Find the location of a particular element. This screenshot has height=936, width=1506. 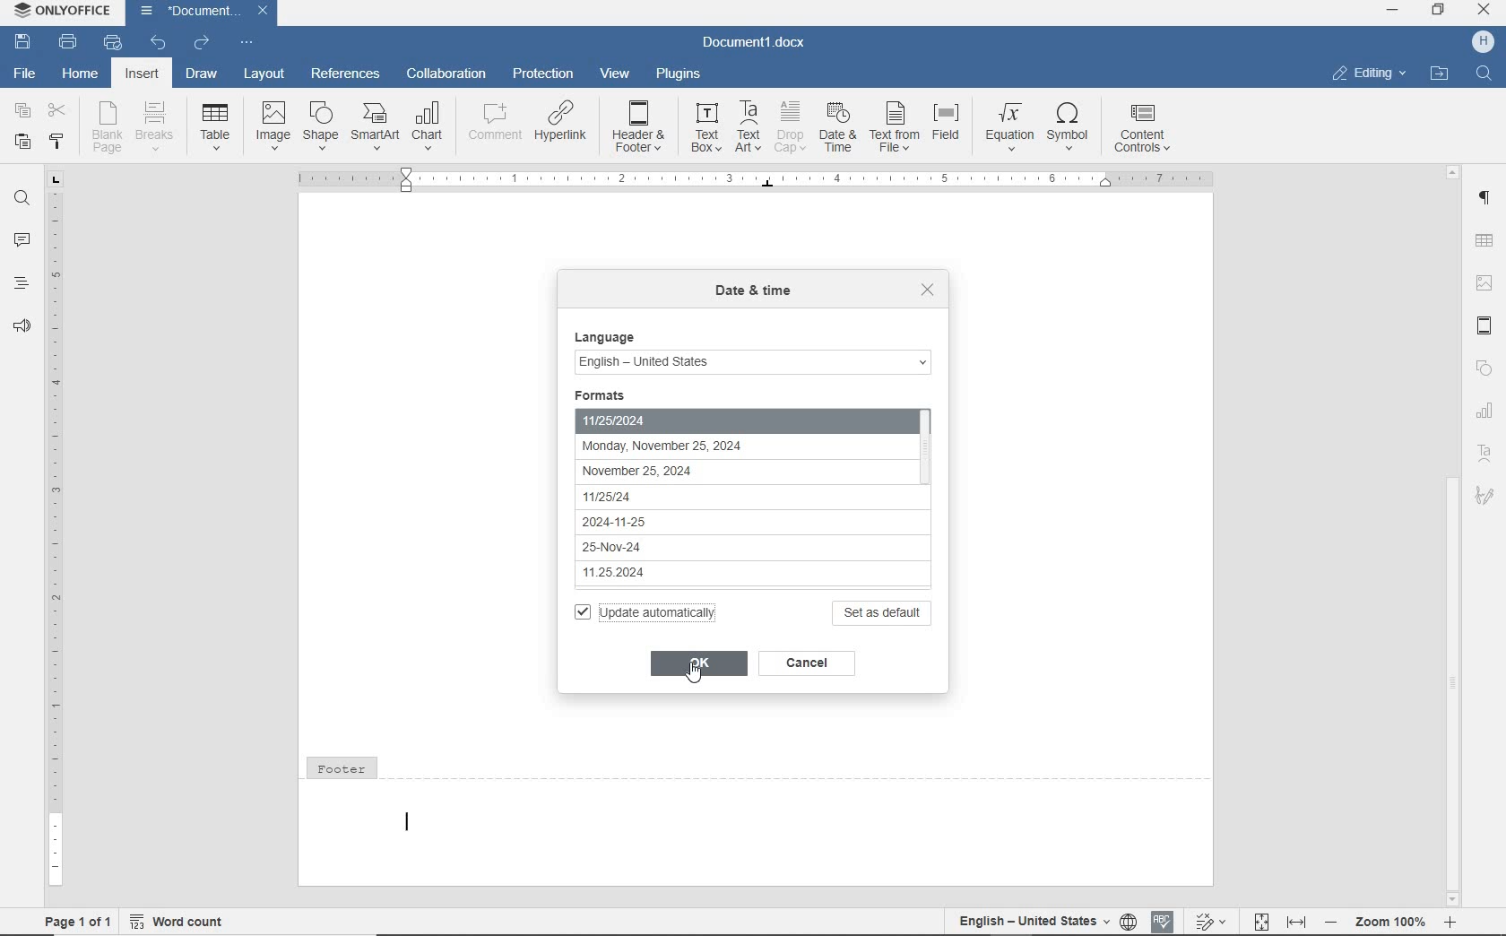

feedback & support is located at coordinates (21, 325).